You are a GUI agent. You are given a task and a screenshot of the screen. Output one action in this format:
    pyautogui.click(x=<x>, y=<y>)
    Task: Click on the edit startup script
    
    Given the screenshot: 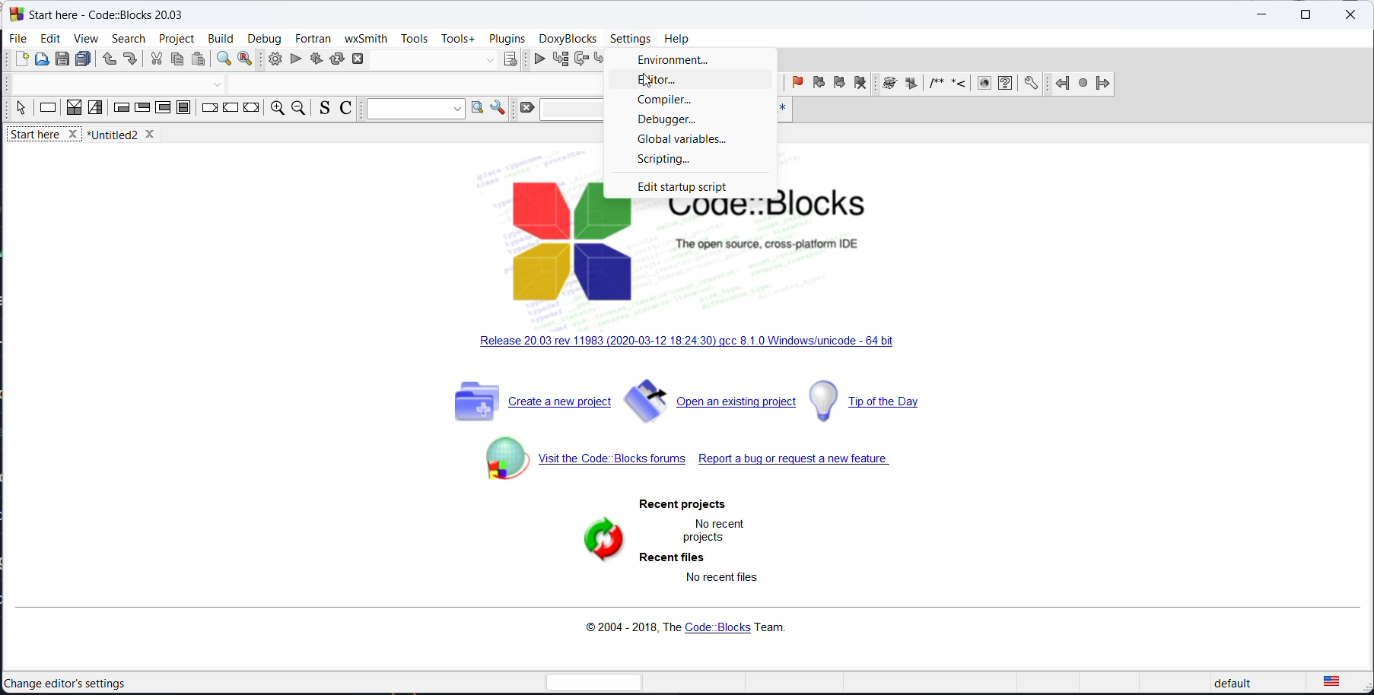 What is the action you would take?
    pyautogui.click(x=696, y=186)
    